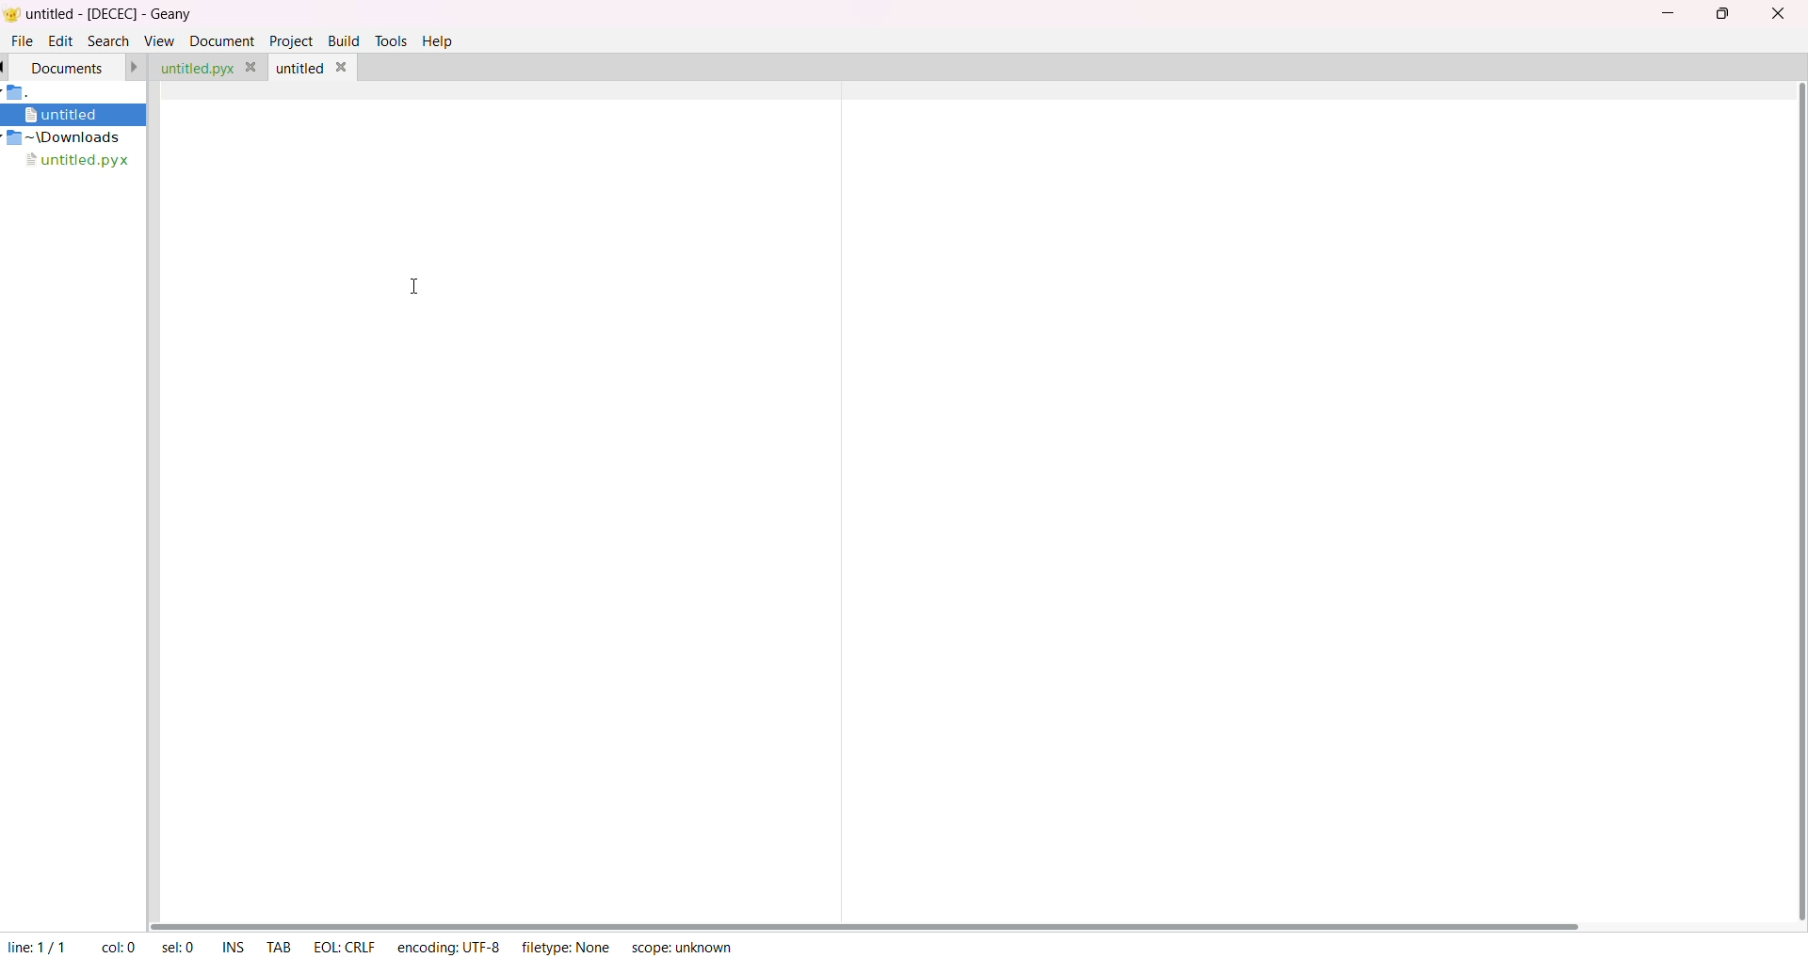 This screenshot has height=958, width=1808. What do you see at coordinates (410, 287) in the screenshot?
I see `cursor` at bounding box center [410, 287].